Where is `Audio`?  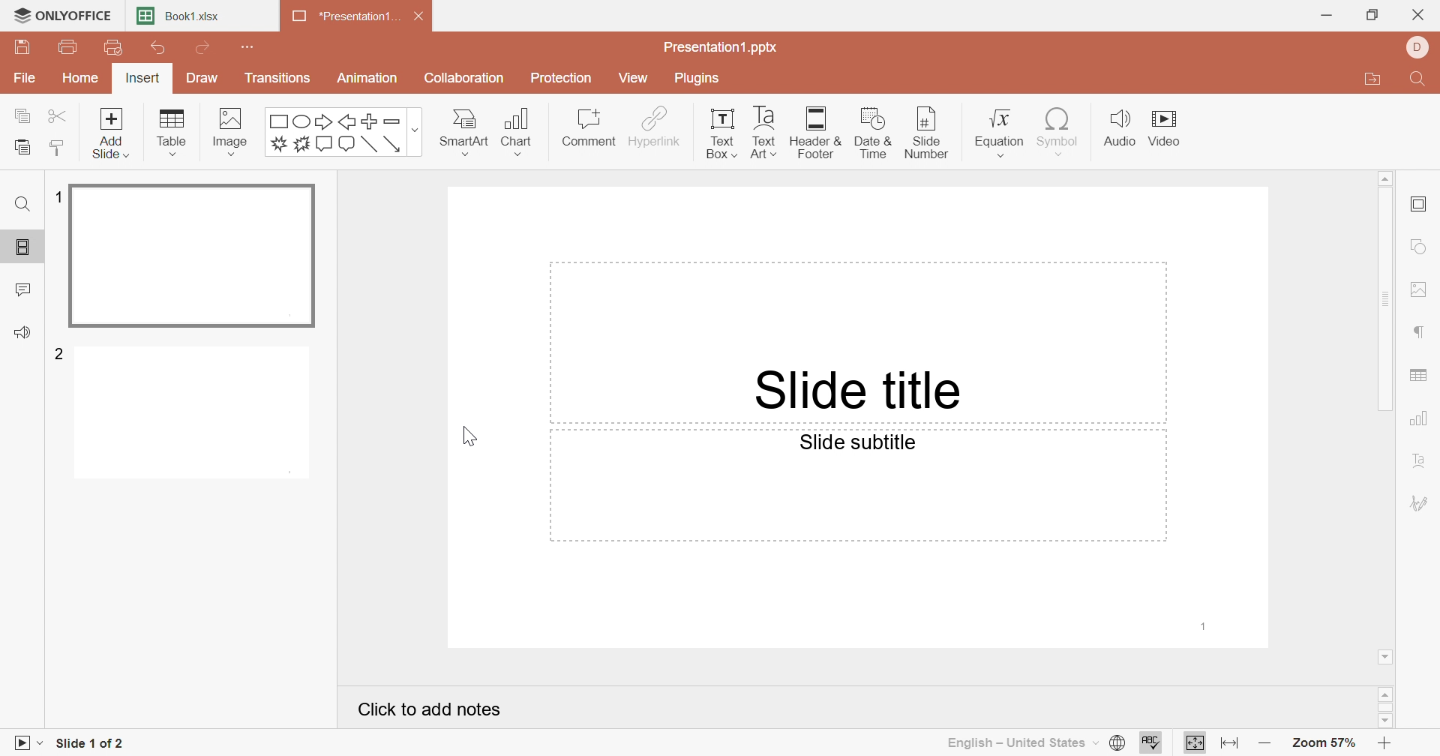
Audio is located at coordinates (1120, 128).